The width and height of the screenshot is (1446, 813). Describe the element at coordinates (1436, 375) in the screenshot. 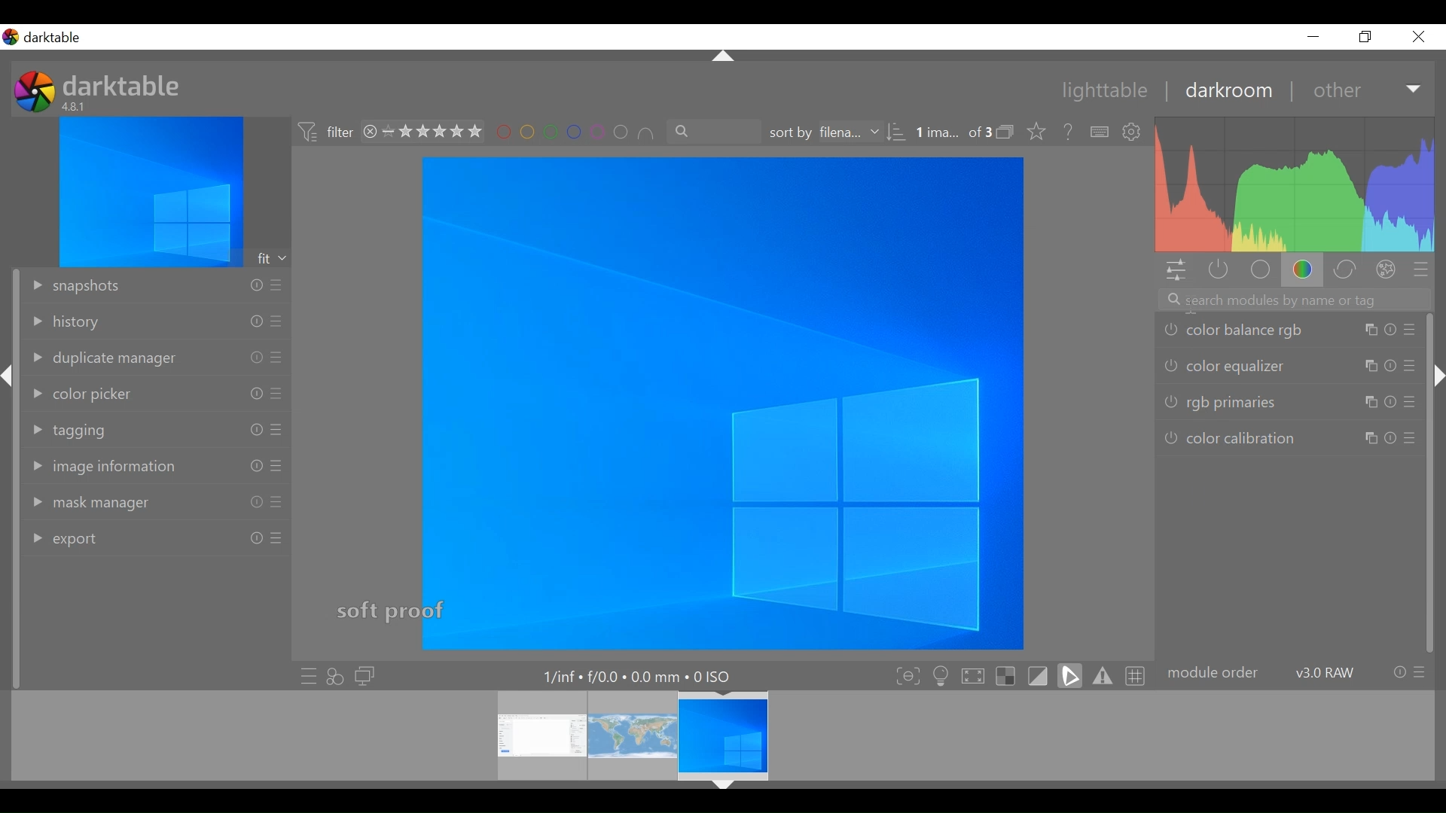

I see `Collapse ` at that location.